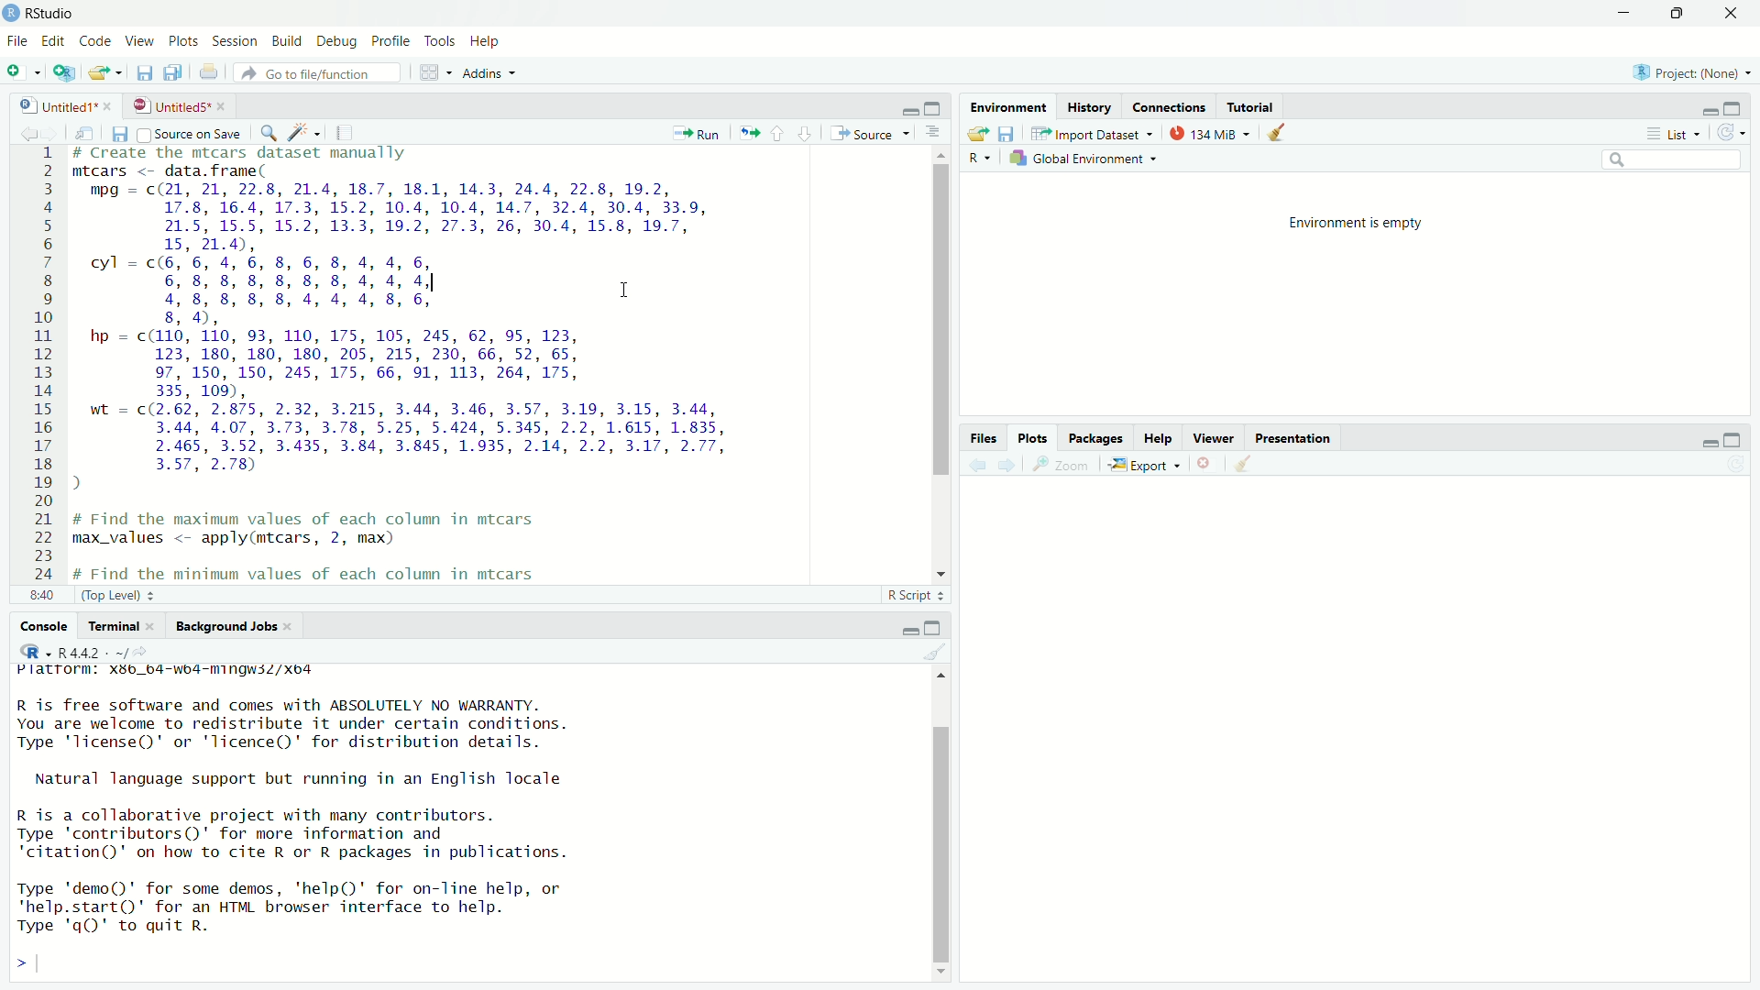  What do you see at coordinates (97, 41) in the screenshot?
I see `Code` at bounding box center [97, 41].